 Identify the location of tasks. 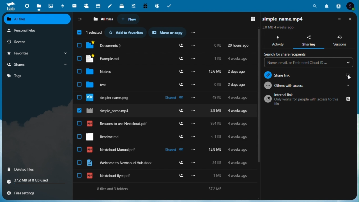
(170, 6).